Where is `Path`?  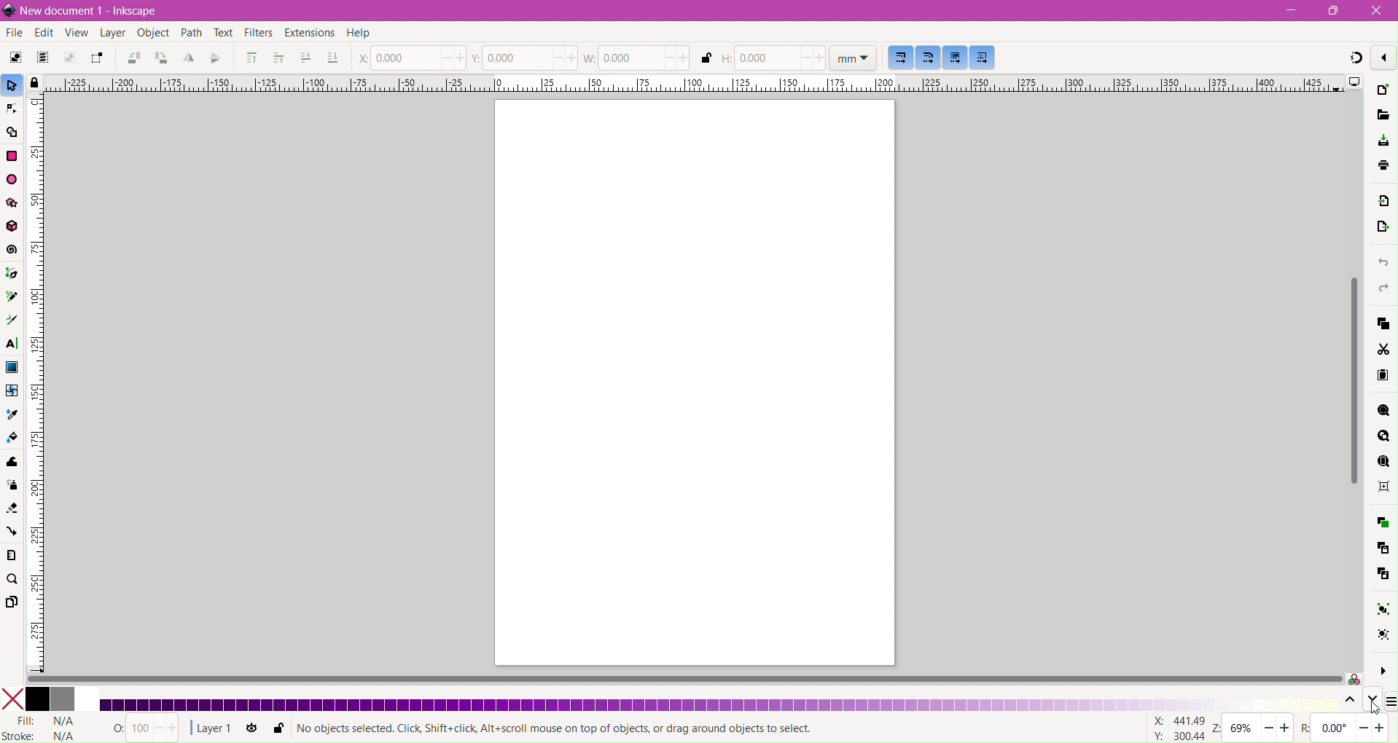 Path is located at coordinates (190, 34).